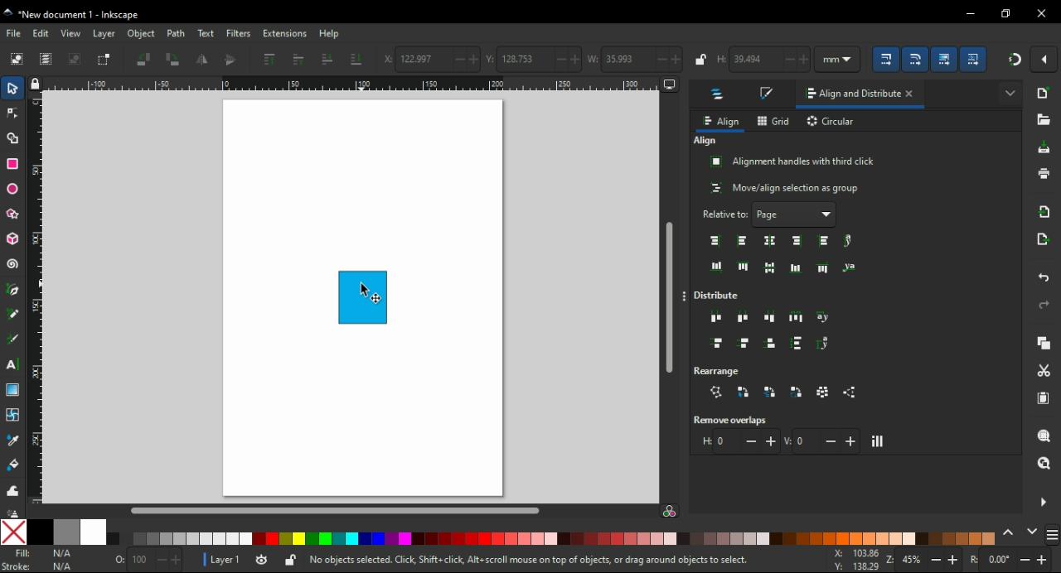 The image size is (1061, 573). What do you see at coordinates (1043, 277) in the screenshot?
I see `undo` at bounding box center [1043, 277].